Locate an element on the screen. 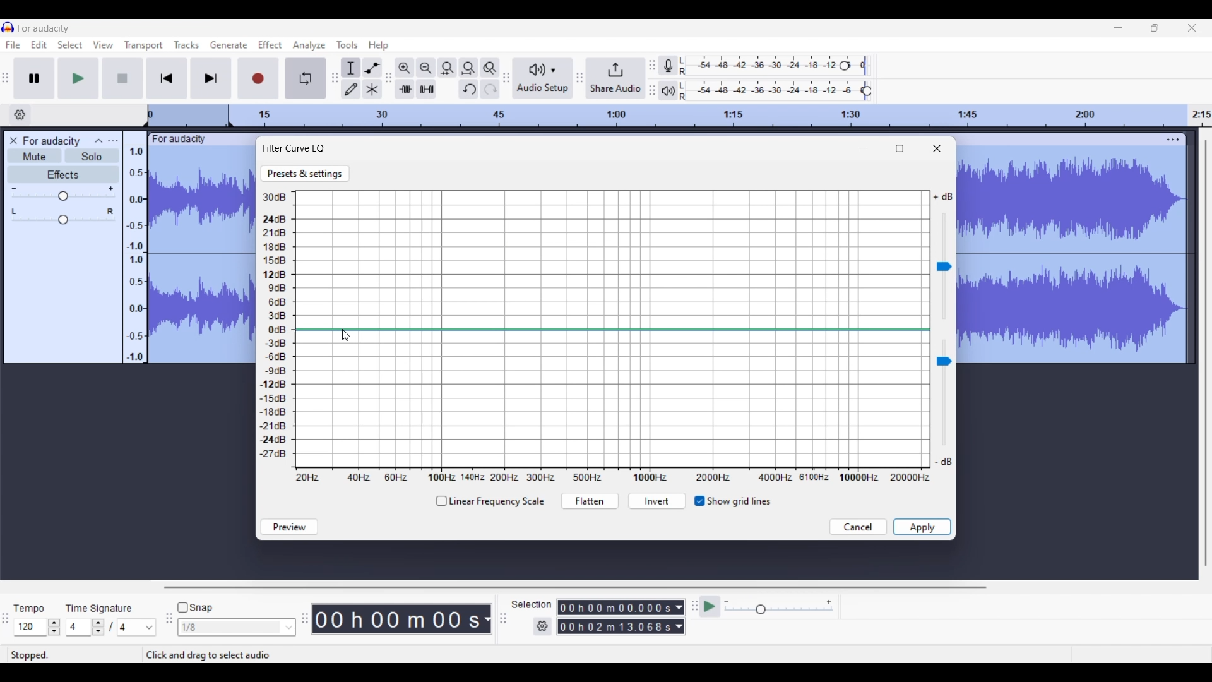 This screenshot has height=682, width=1212. Tools menu is located at coordinates (347, 45).